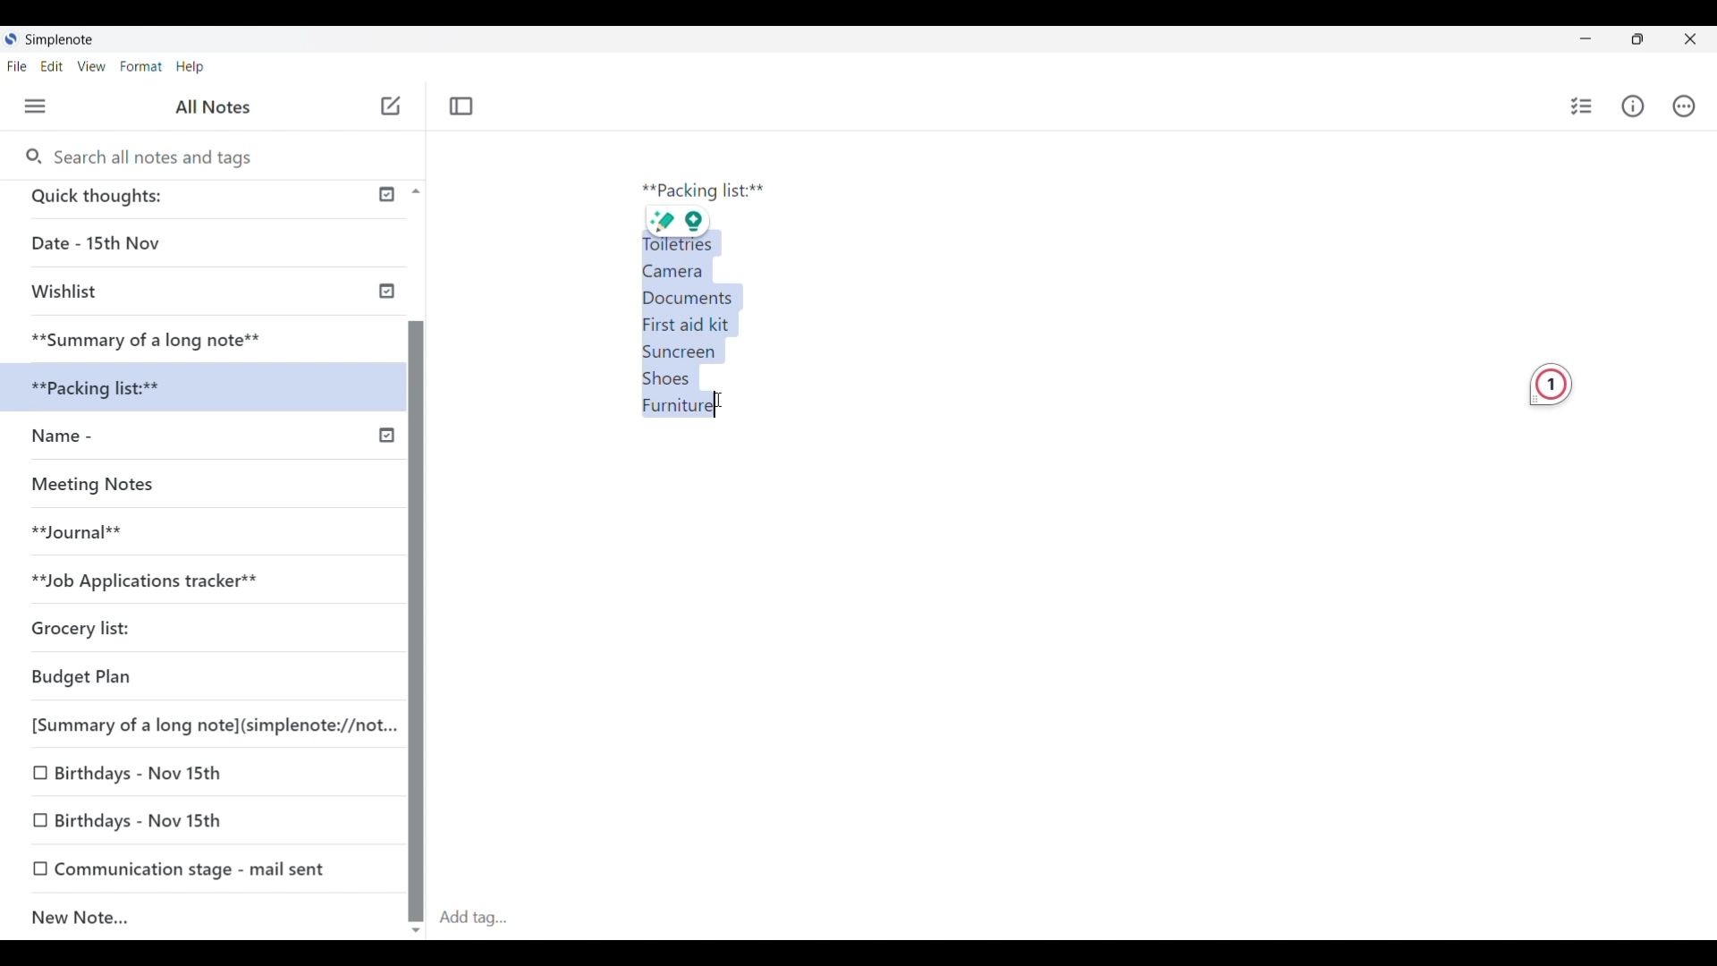 The width and height of the screenshot is (1717, 966). Describe the element at coordinates (416, 191) in the screenshot. I see `Quick slide to top` at that location.